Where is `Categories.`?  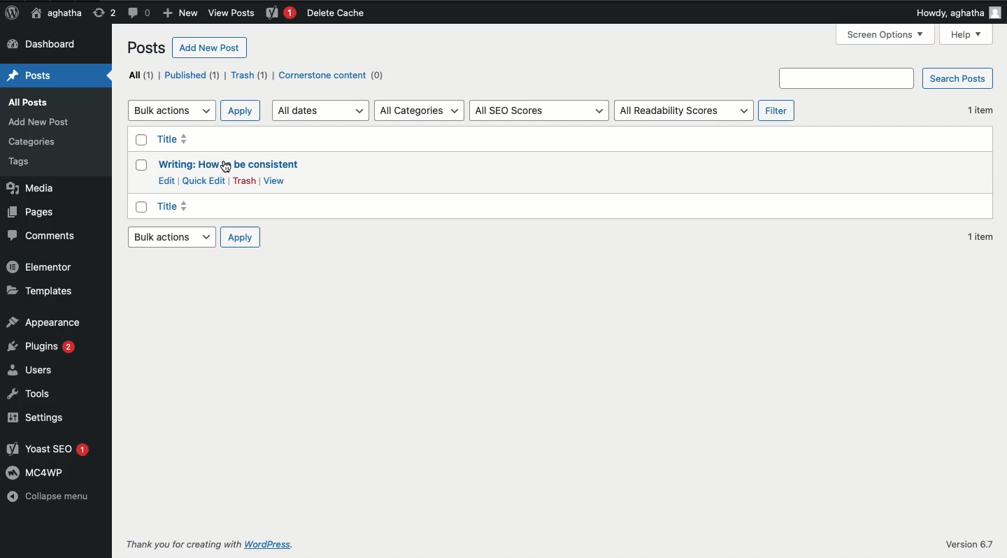 Categories. is located at coordinates (31, 141).